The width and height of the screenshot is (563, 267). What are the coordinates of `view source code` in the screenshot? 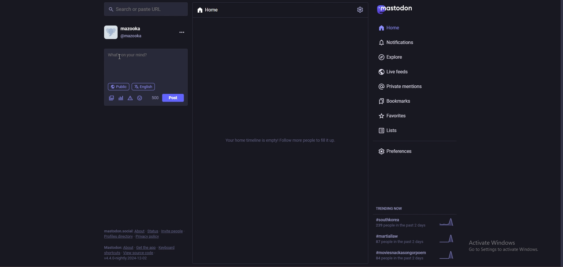 It's located at (276, 532).